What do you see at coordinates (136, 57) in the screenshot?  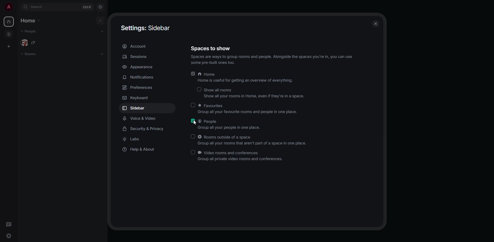 I see `sessions` at bounding box center [136, 57].